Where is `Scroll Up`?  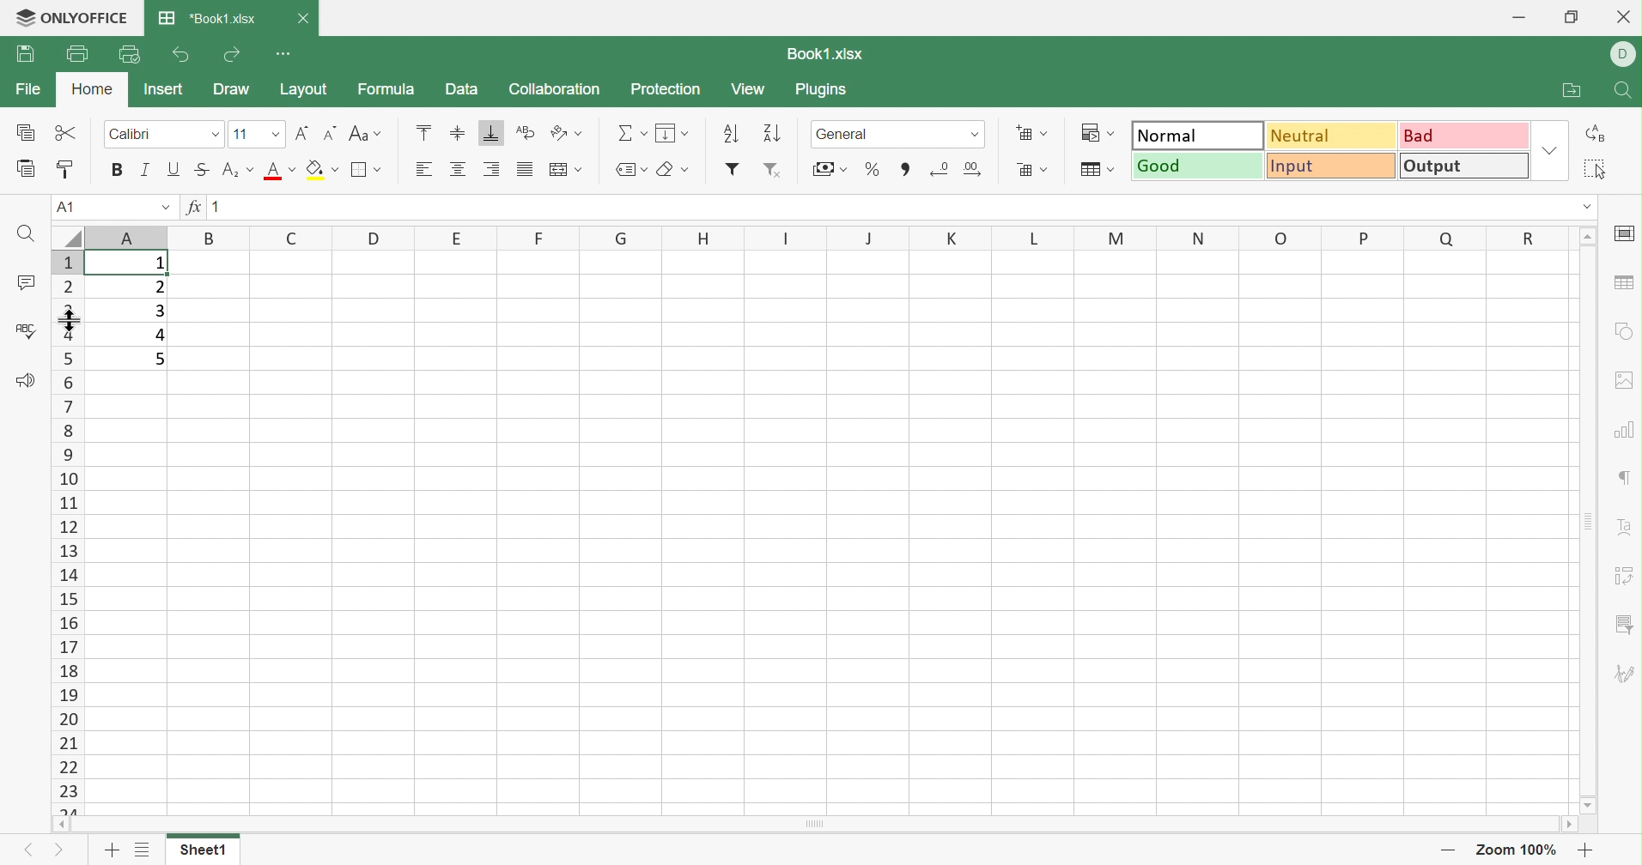
Scroll Up is located at coordinates (1588, 235).